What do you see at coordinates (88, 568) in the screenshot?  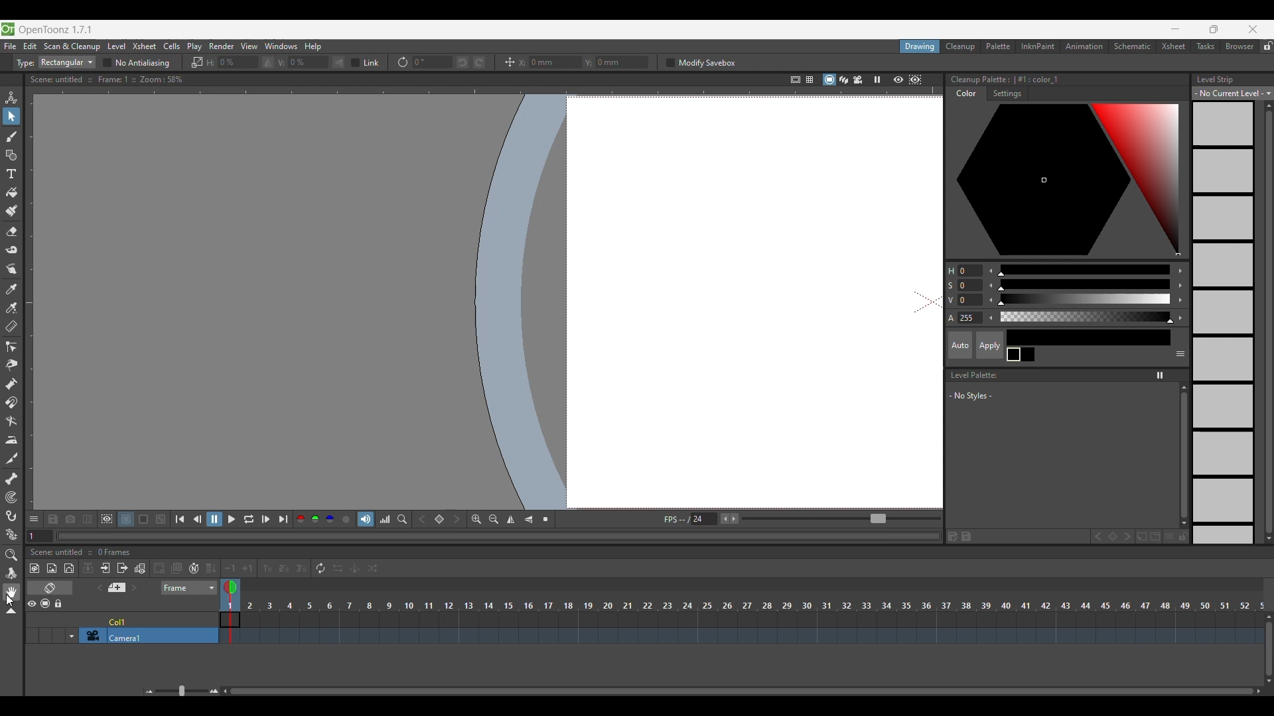 I see `Collapse` at bounding box center [88, 568].